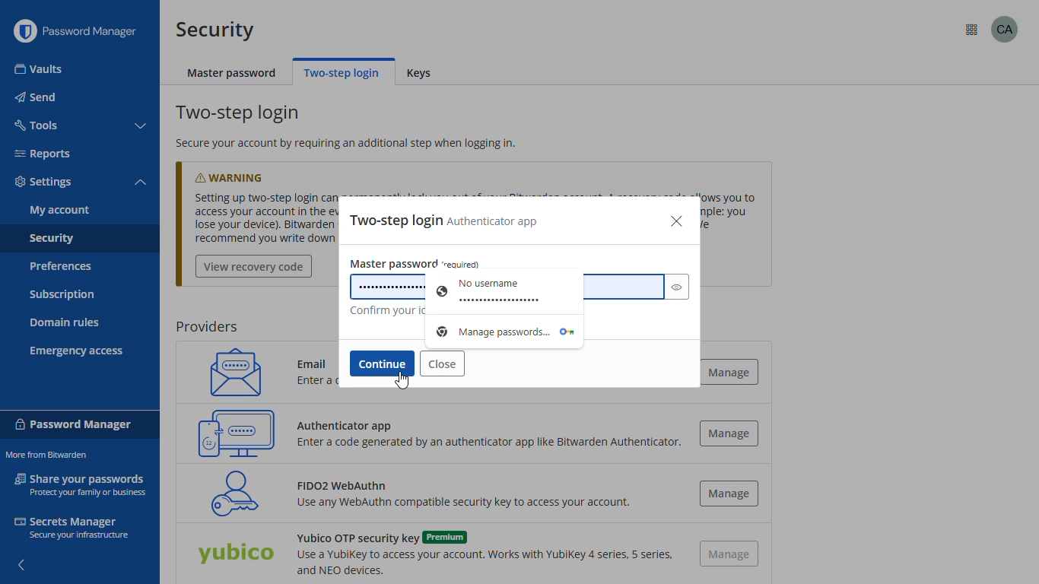 The image size is (1039, 584). What do you see at coordinates (77, 351) in the screenshot?
I see `emergency access` at bounding box center [77, 351].